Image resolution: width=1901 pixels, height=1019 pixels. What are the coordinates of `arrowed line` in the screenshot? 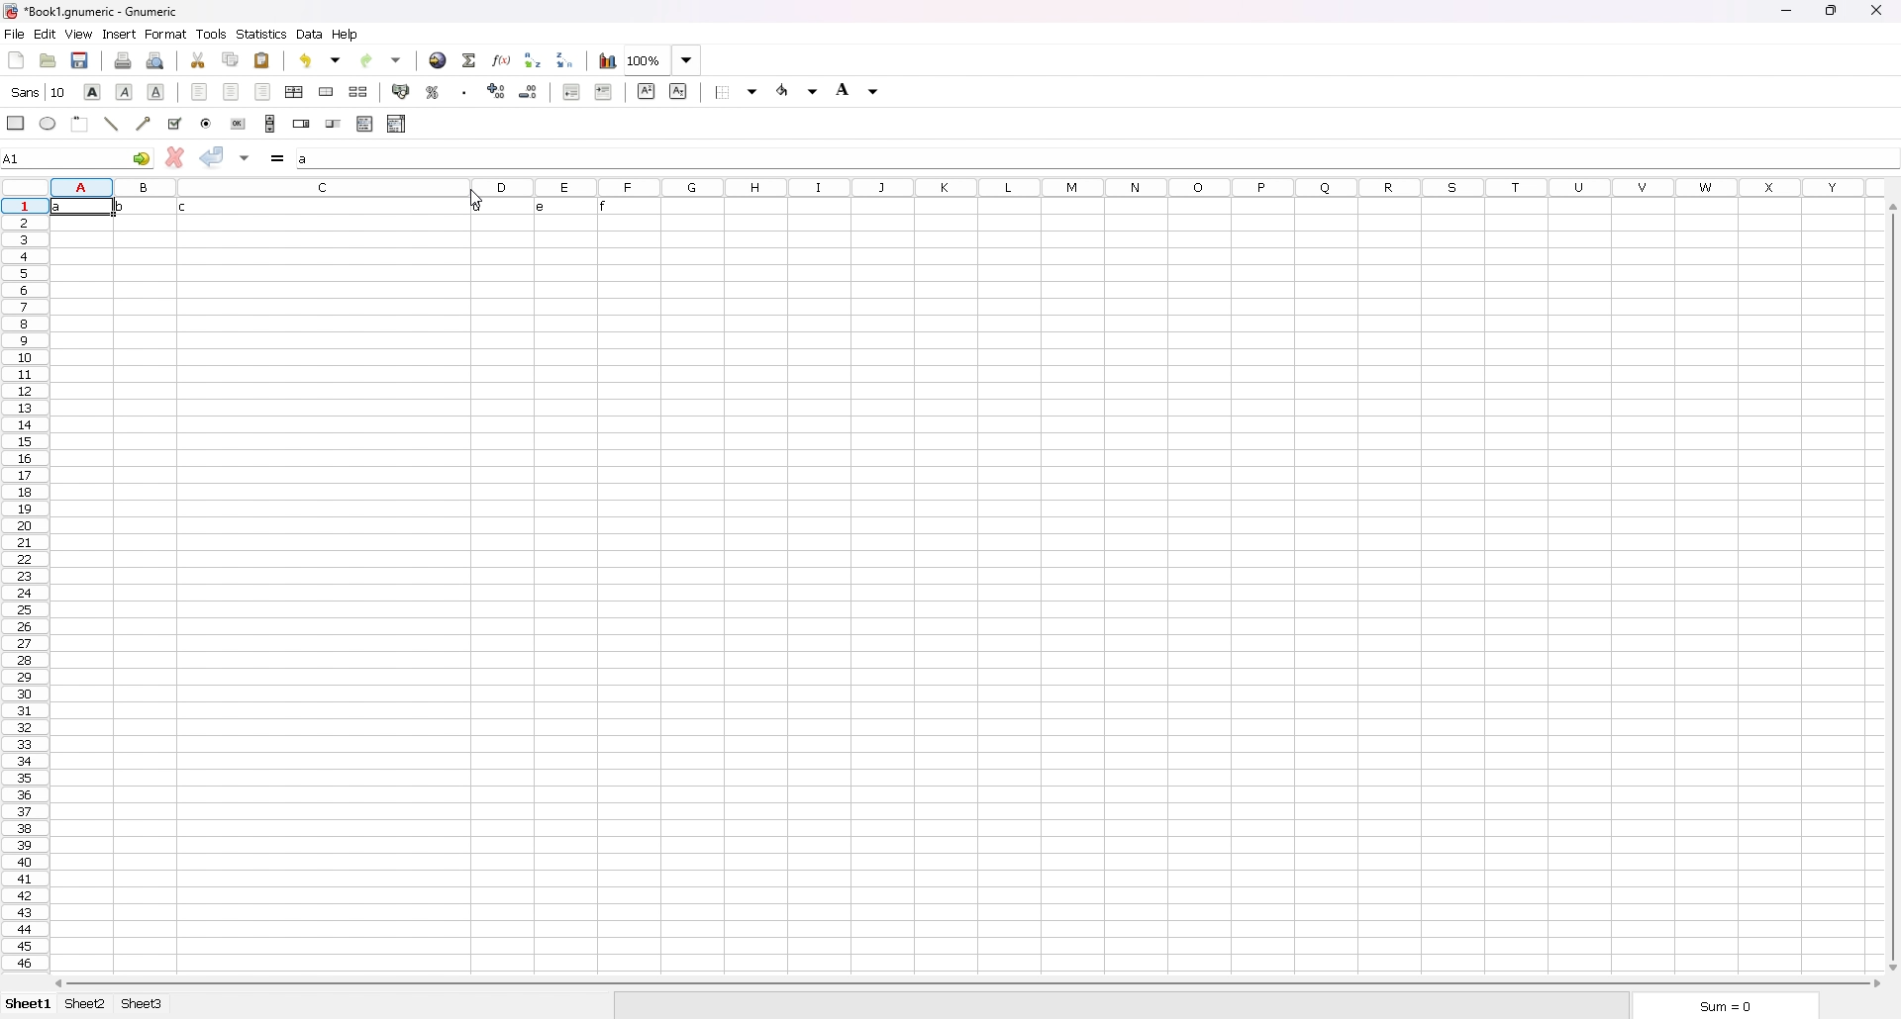 It's located at (146, 122).